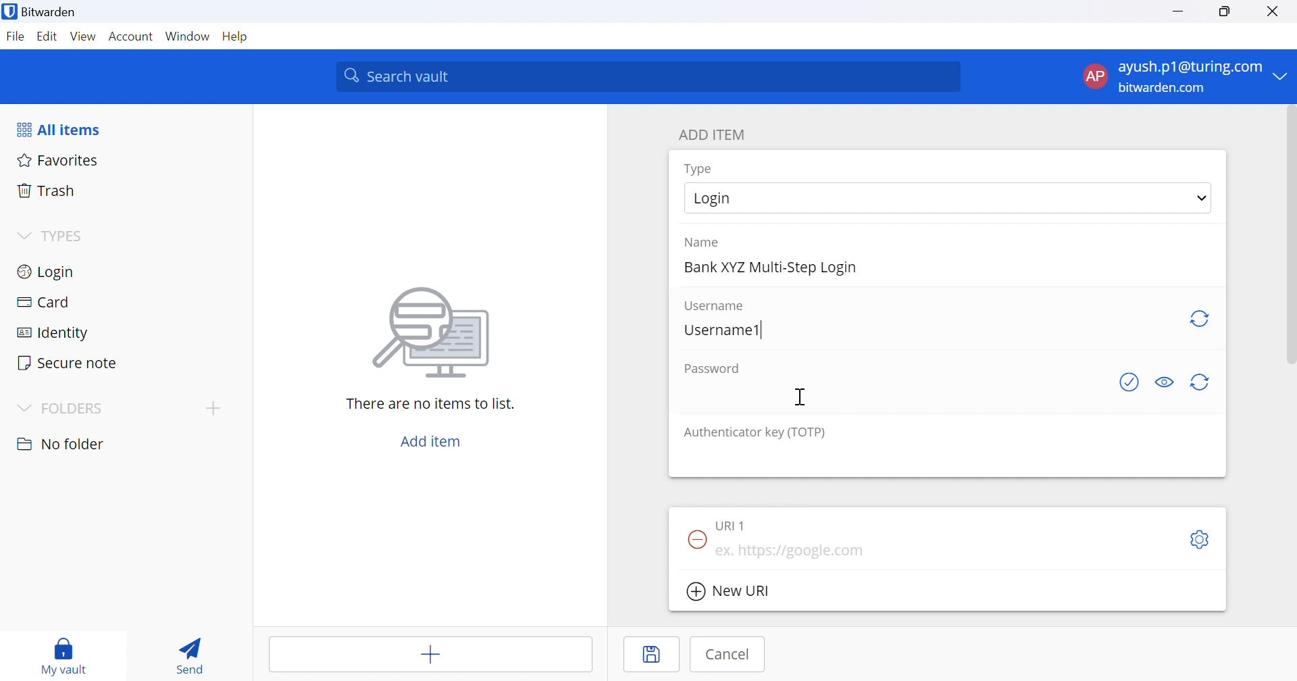  I want to click on No folder, so click(61, 444).